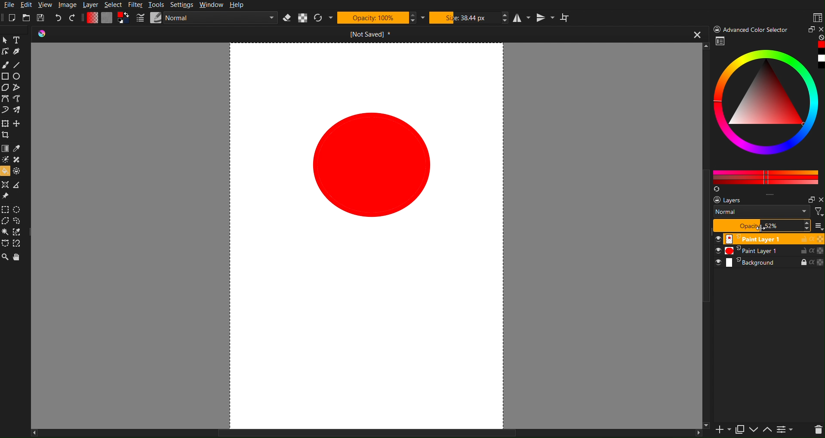  What do you see at coordinates (42, 19) in the screenshot?
I see `Save` at bounding box center [42, 19].